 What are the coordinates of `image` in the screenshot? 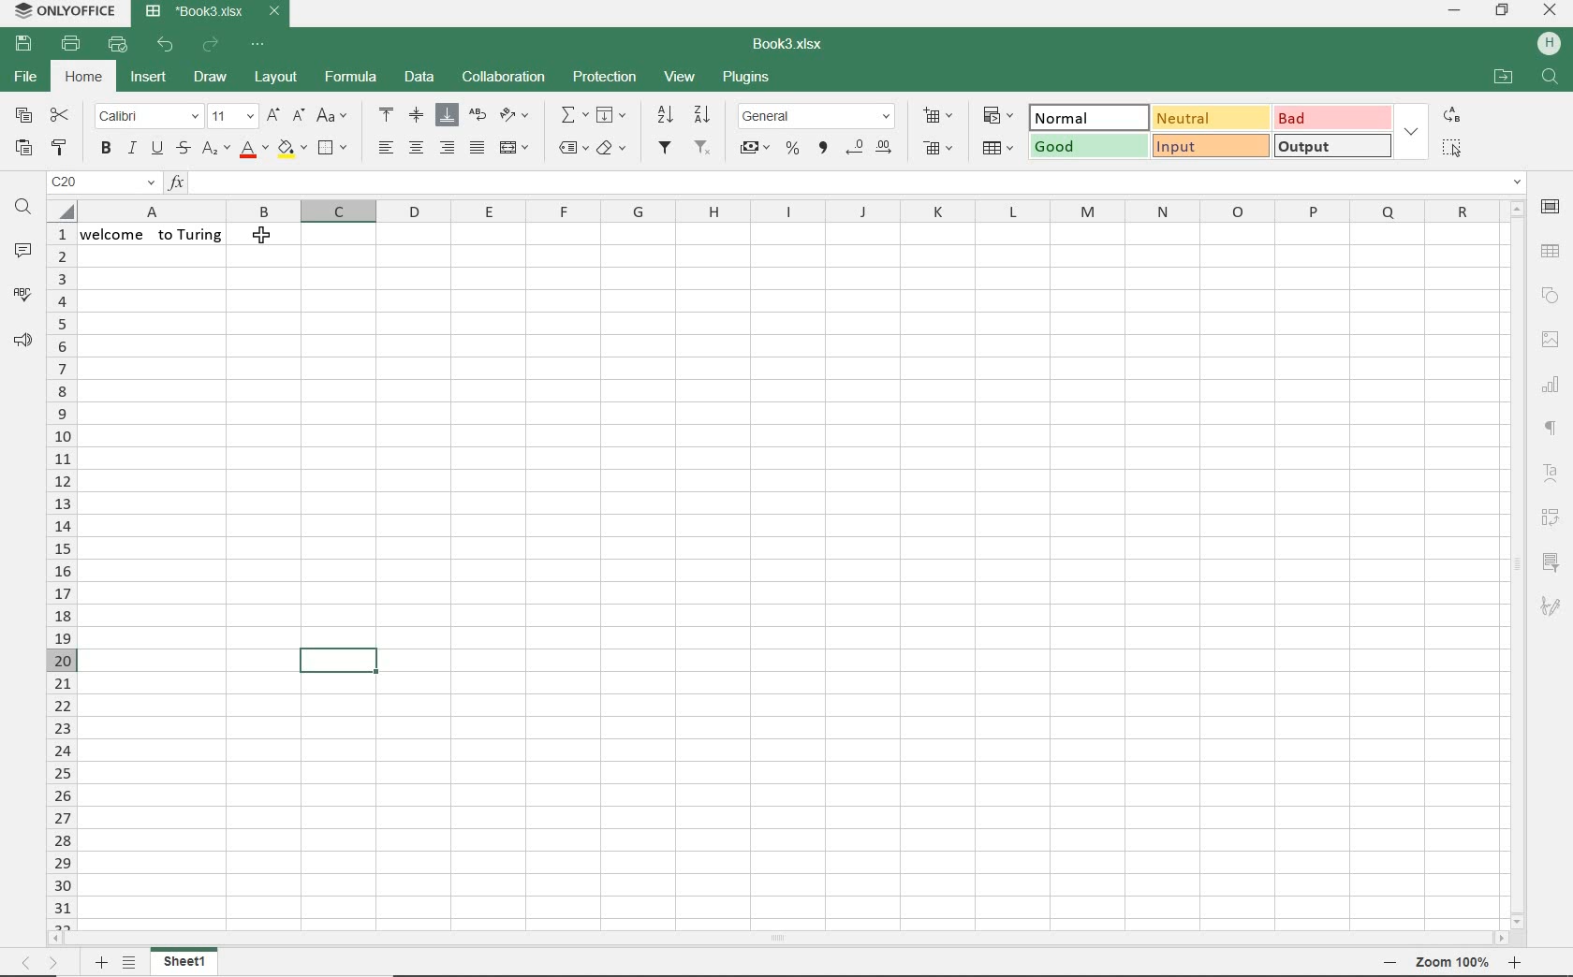 It's located at (1551, 343).